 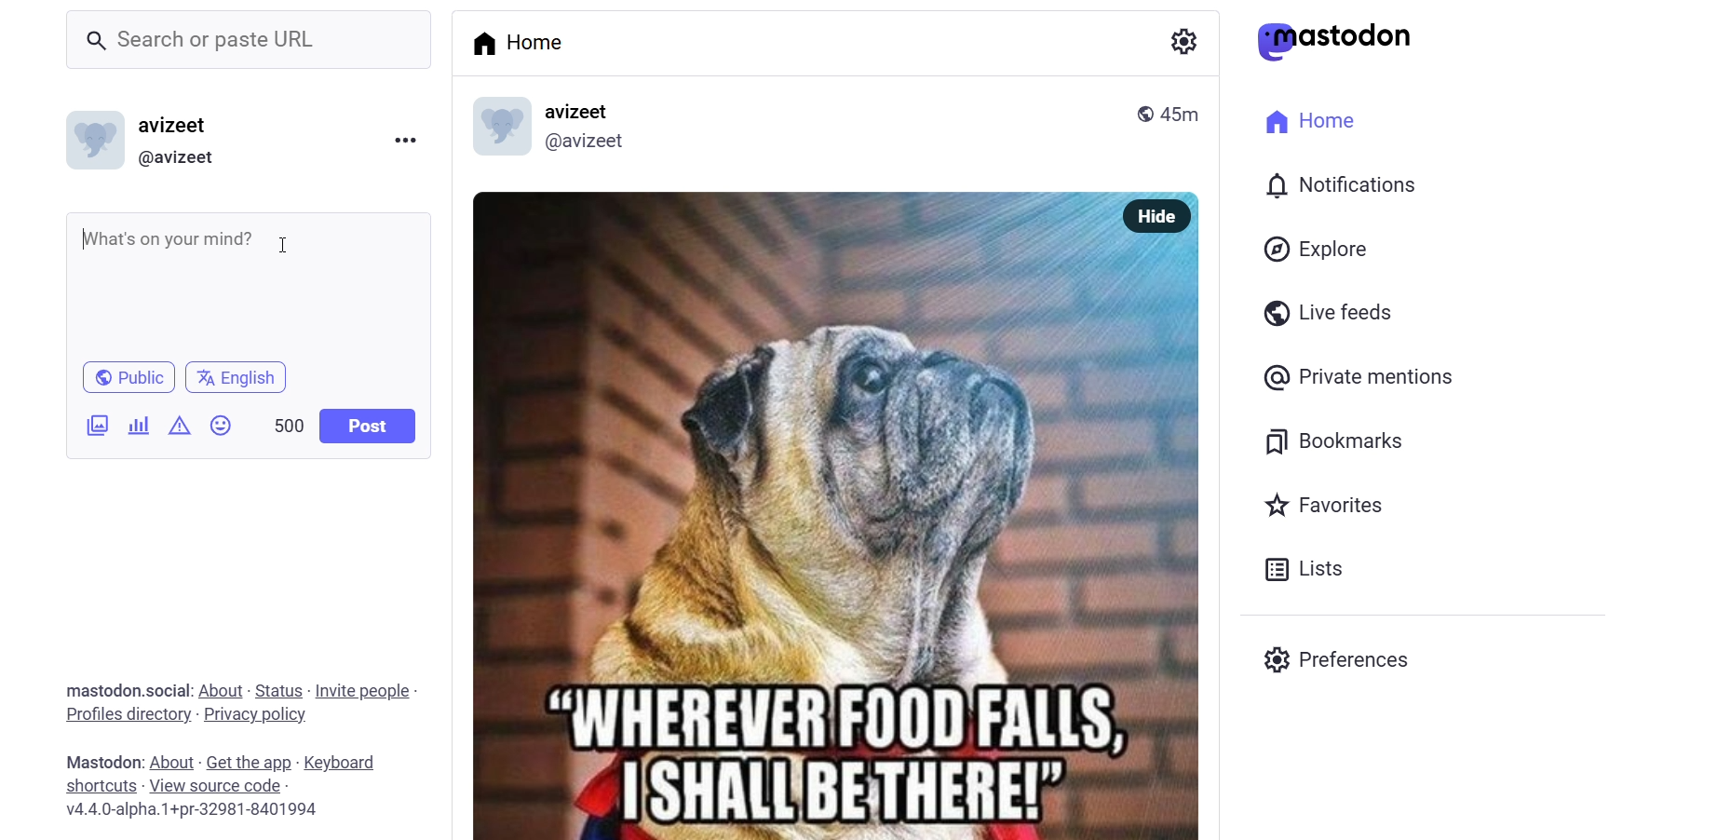 What do you see at coordinates (1338, 39) in the screenshot?
I see `astodon` at bounding box center [1338, 39].